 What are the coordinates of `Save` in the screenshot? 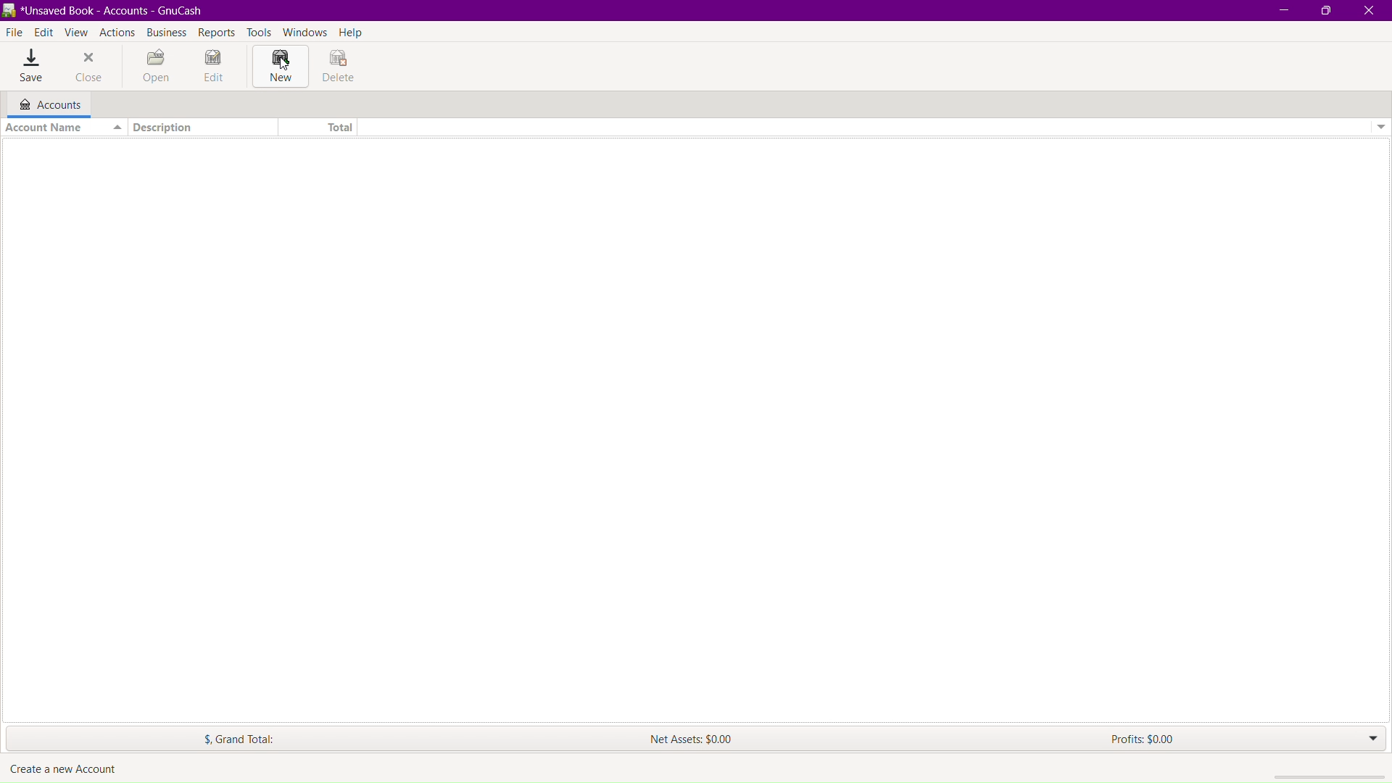 It's located at (30, 65).